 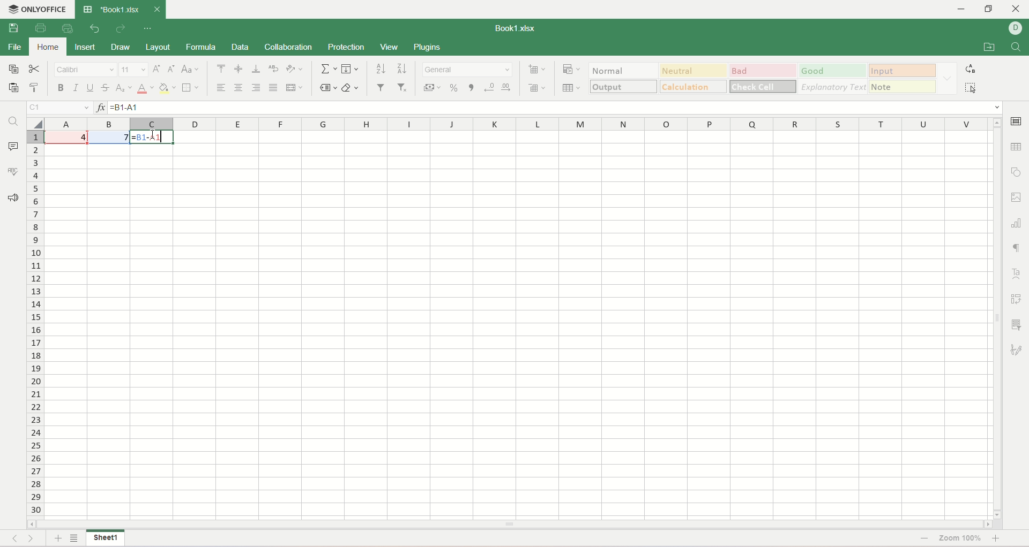 What do you see at coordinates (556, 108) in the screenshot?
I see `input line` at bounding box center [556, 108].